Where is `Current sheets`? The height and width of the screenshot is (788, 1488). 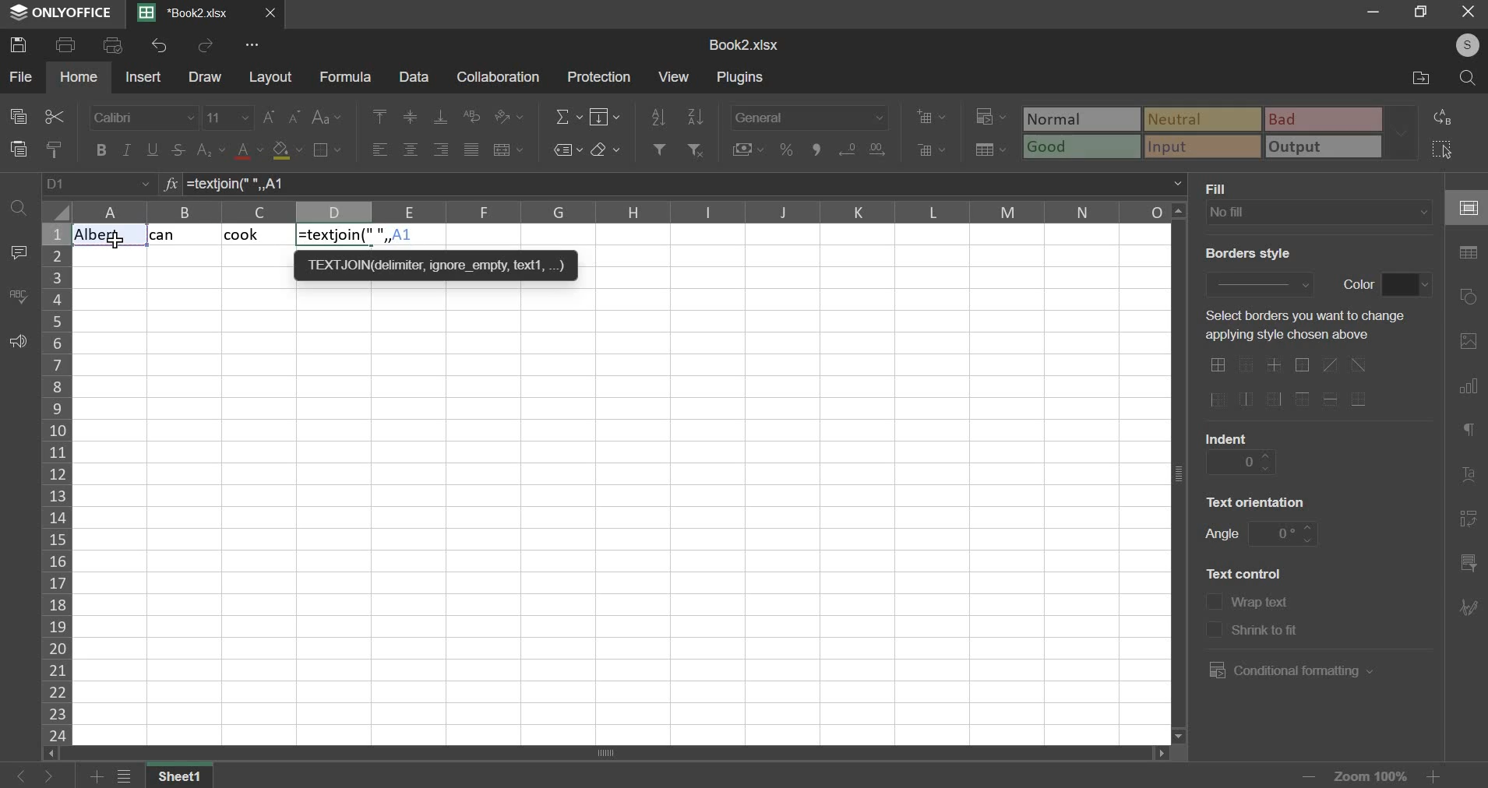
Current sheets is located at coordinates (191, 13).